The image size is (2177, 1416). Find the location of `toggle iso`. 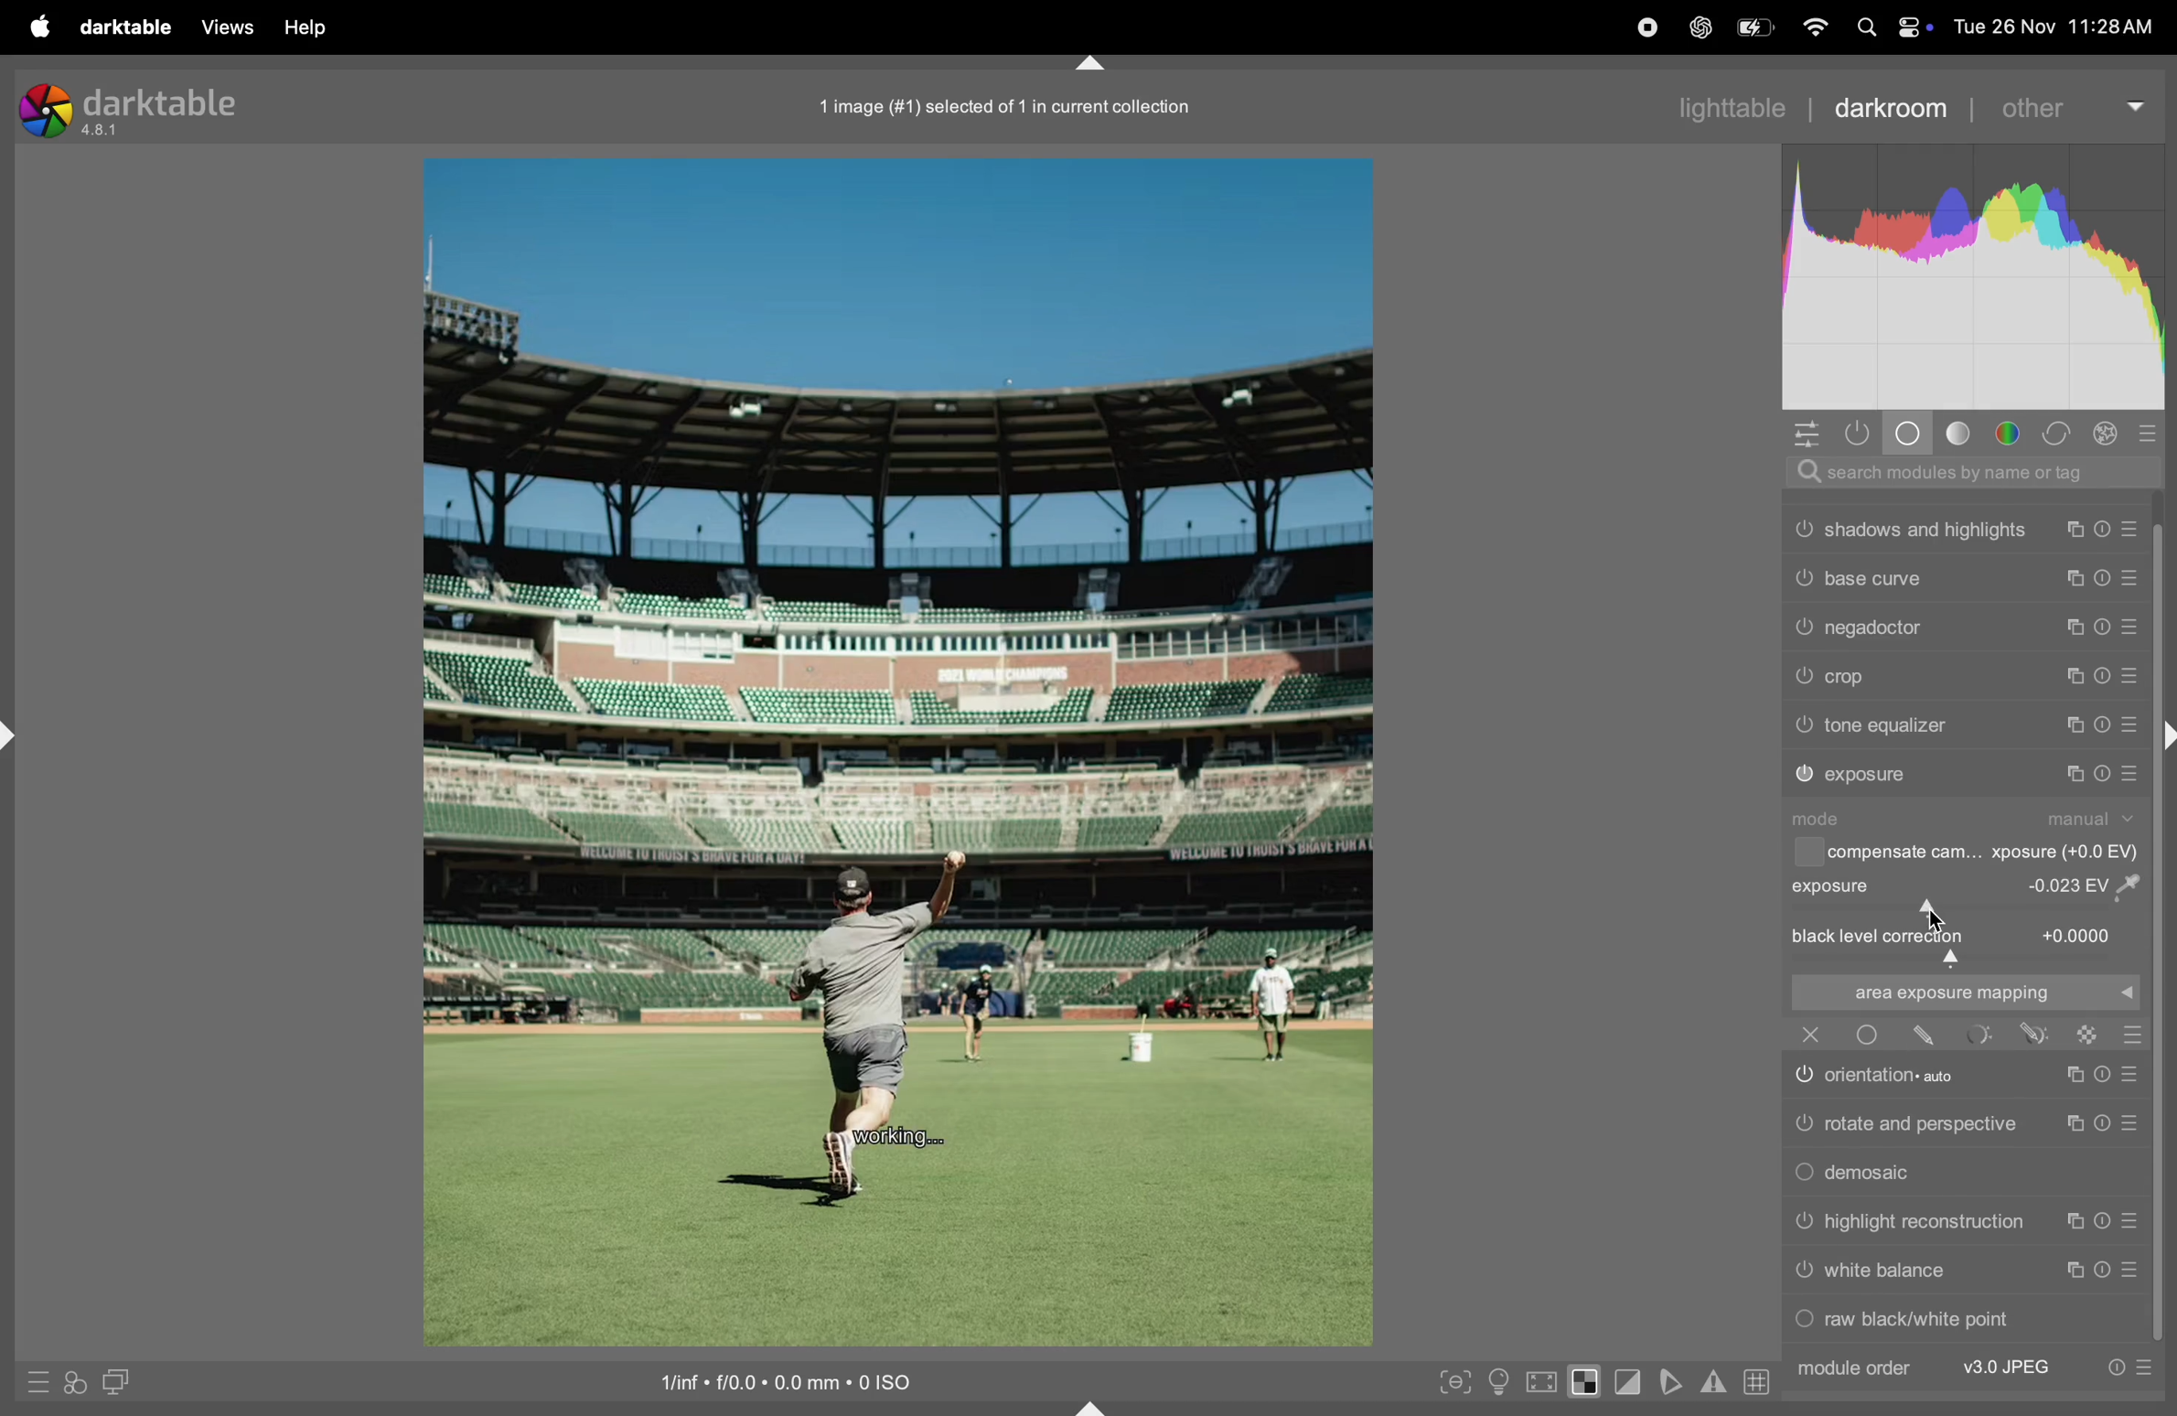

toggle iso is located at coordinates (1498, 1381).